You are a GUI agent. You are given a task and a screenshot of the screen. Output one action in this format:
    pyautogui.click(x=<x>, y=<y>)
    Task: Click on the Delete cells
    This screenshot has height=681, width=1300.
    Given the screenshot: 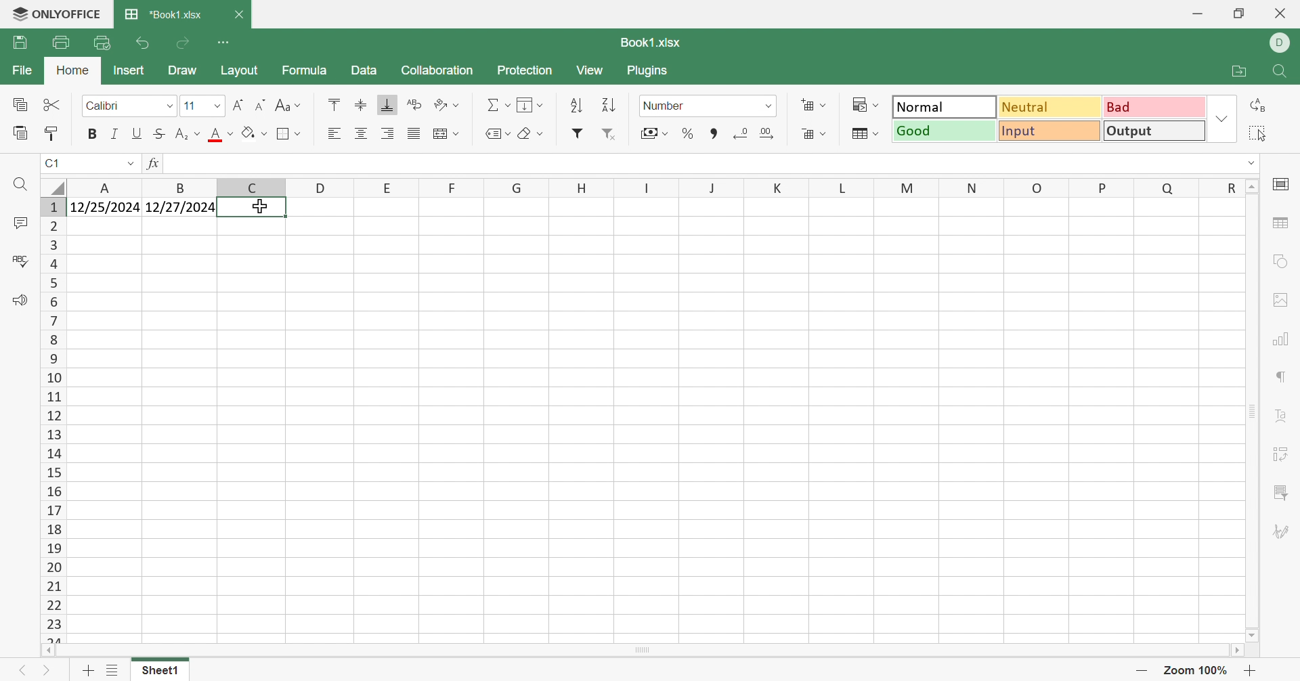 What is the action you would take?
    pyautogui.click(x=816, y=135)
    